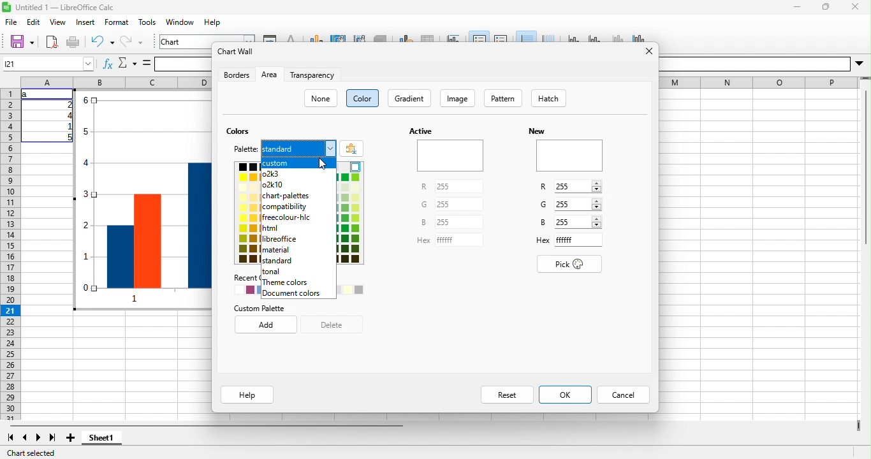 The image size is (871, 459). I want to click on Cell name box, so click(48, 64).